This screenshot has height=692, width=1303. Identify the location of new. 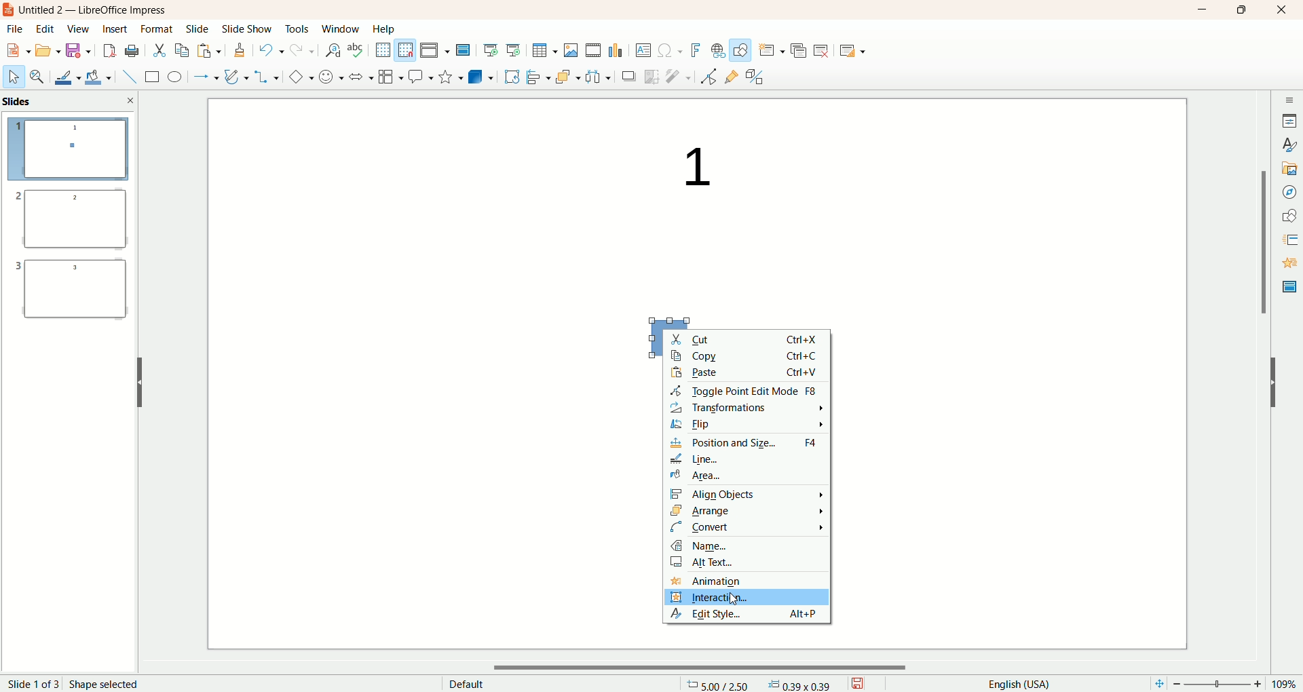
(18, 50).